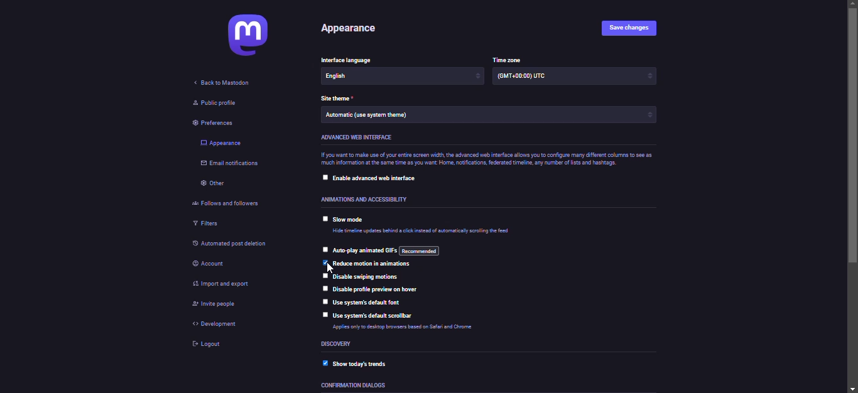 This screenshot has width=858, height=393. Describe the element at coordinates (350, 386) in the screenshot. I see `dialoges` at that location.